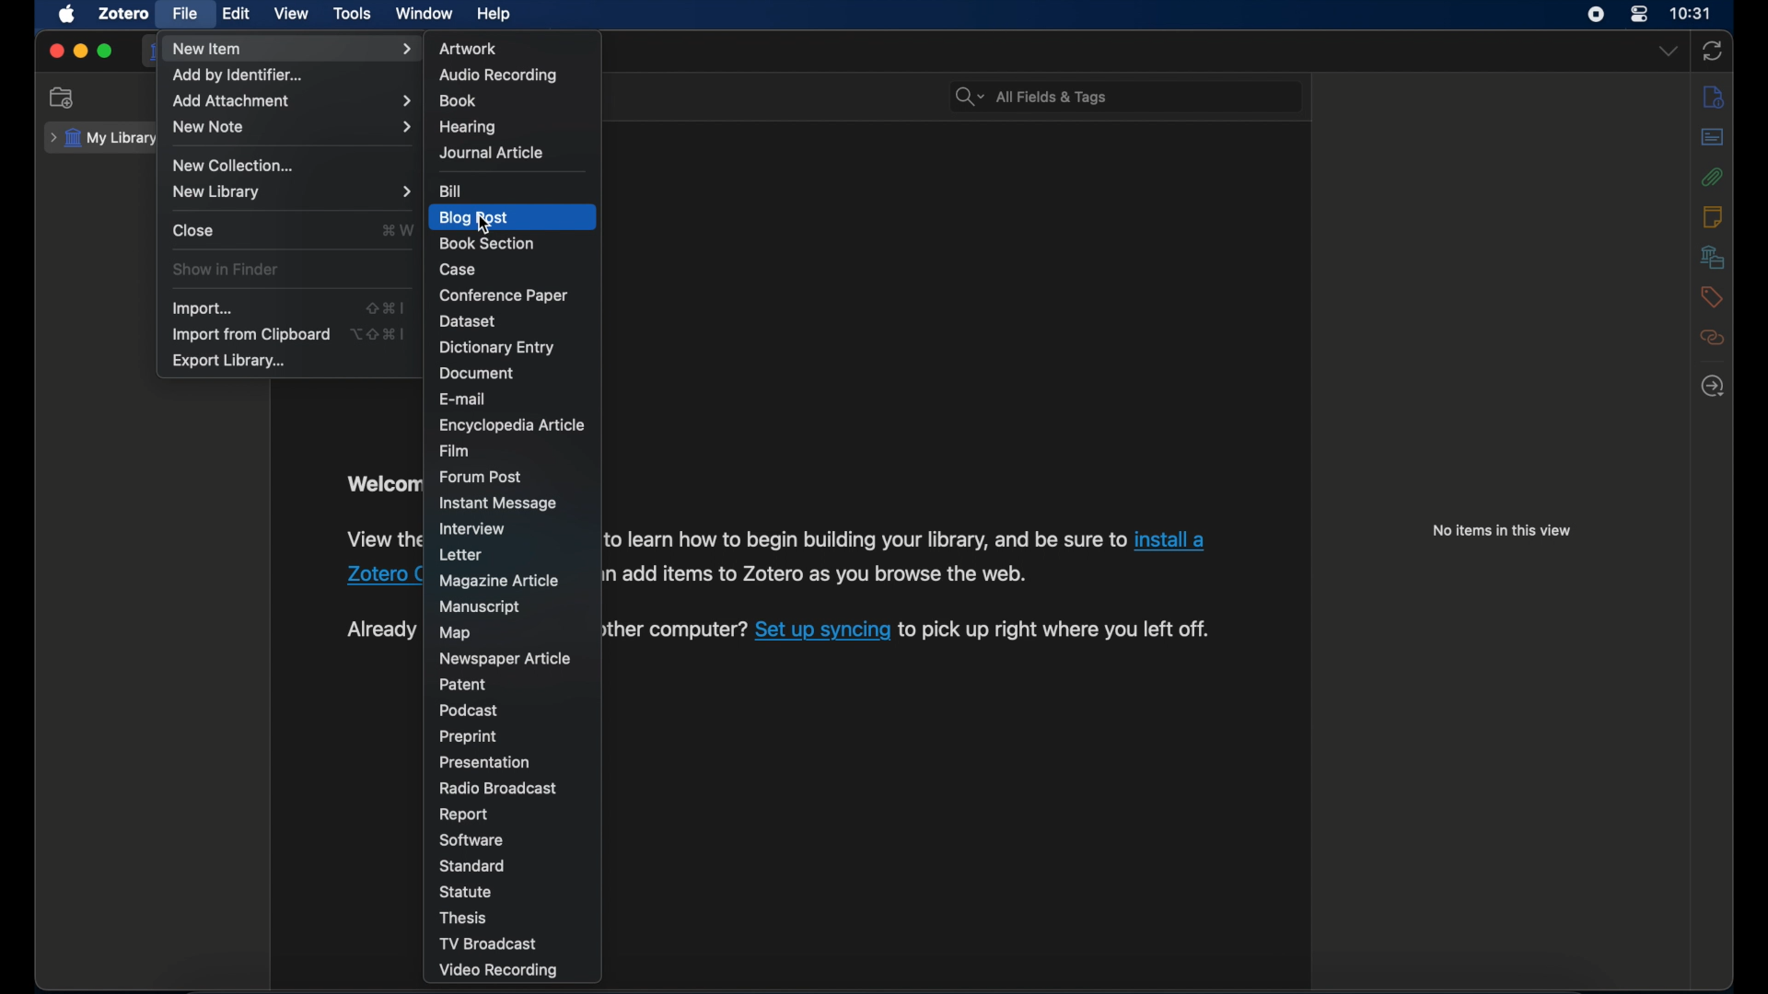 This screenshot has height=994, width=1768. What do you see at coordinates (203, 308) in the screenshot?
I see `import` at bounding box center [203, 308].